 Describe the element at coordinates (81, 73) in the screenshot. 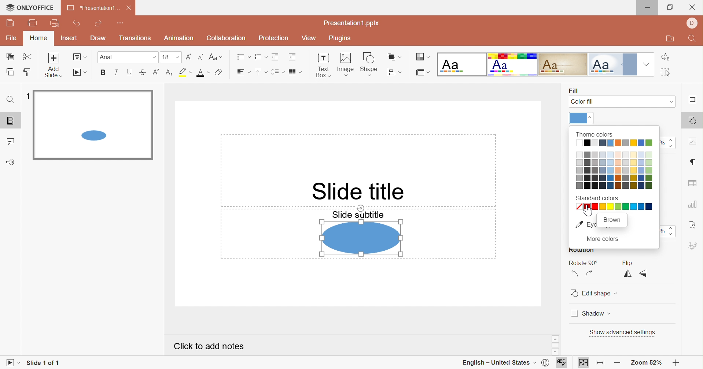

I see `Start slideshow` at that location.